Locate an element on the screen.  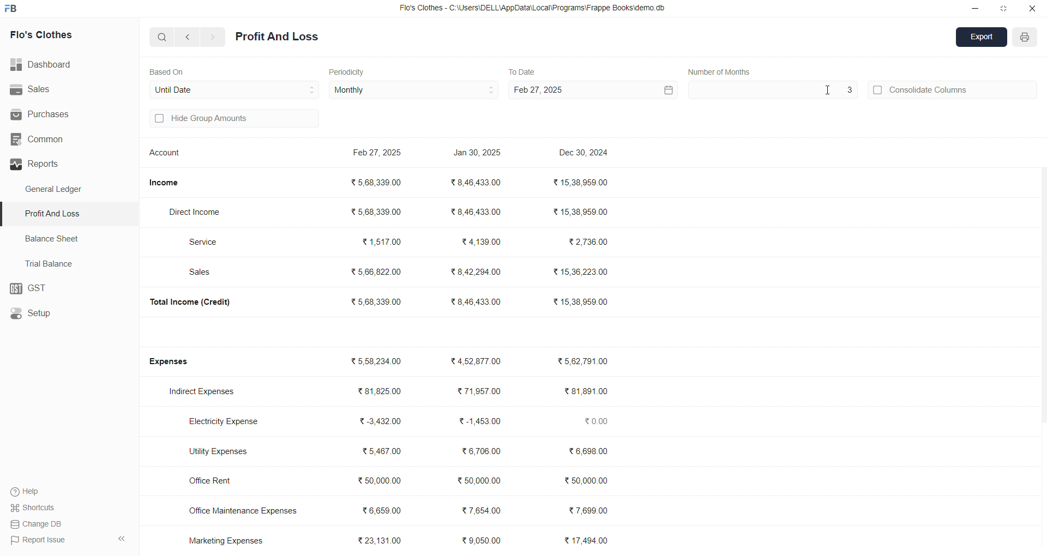
Change DB is located at coordinates (39, 524).